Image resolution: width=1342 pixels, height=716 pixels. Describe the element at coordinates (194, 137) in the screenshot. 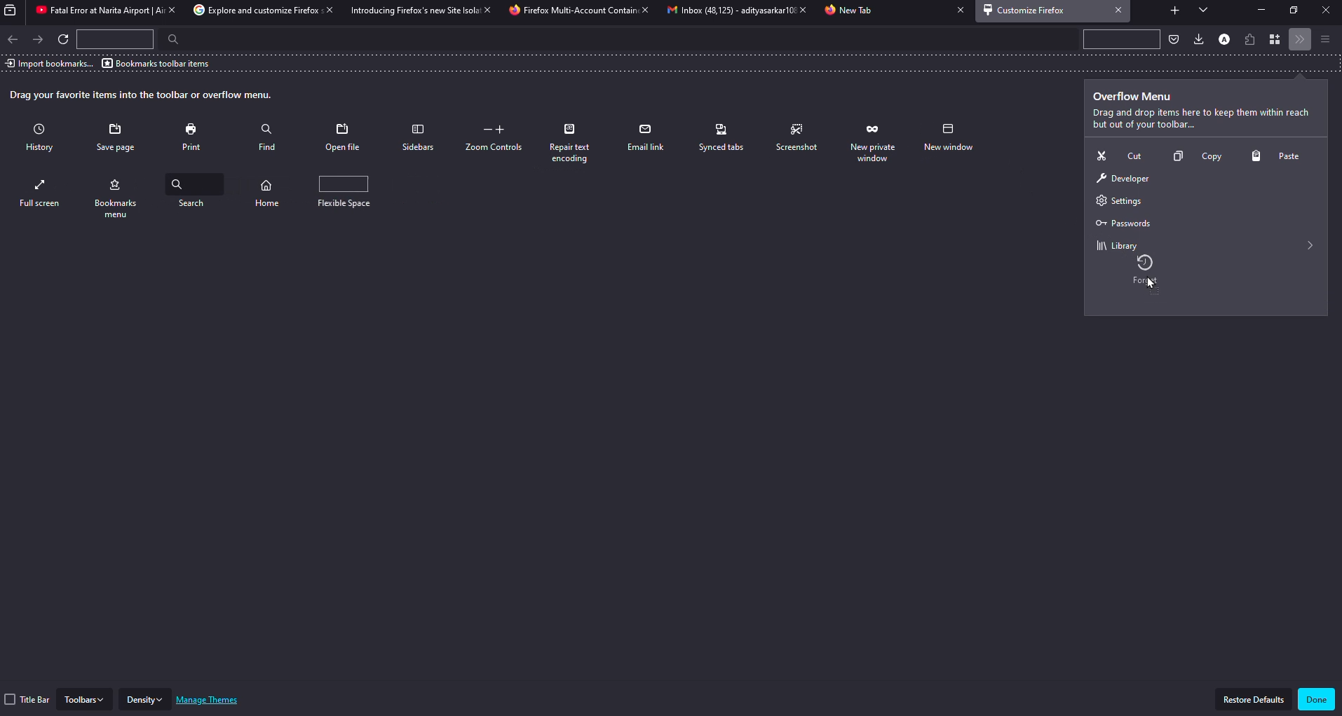

I see `print` at that location.